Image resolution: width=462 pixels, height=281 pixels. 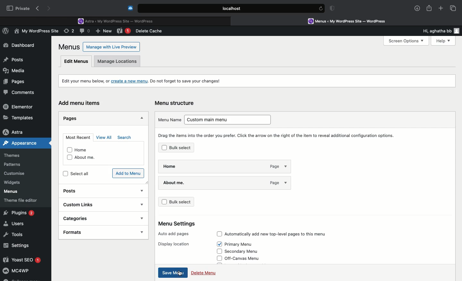 What do you see at coordinates (94, 205) in the screenshot?
I see `Custom links` at bounding box center [94, 205].